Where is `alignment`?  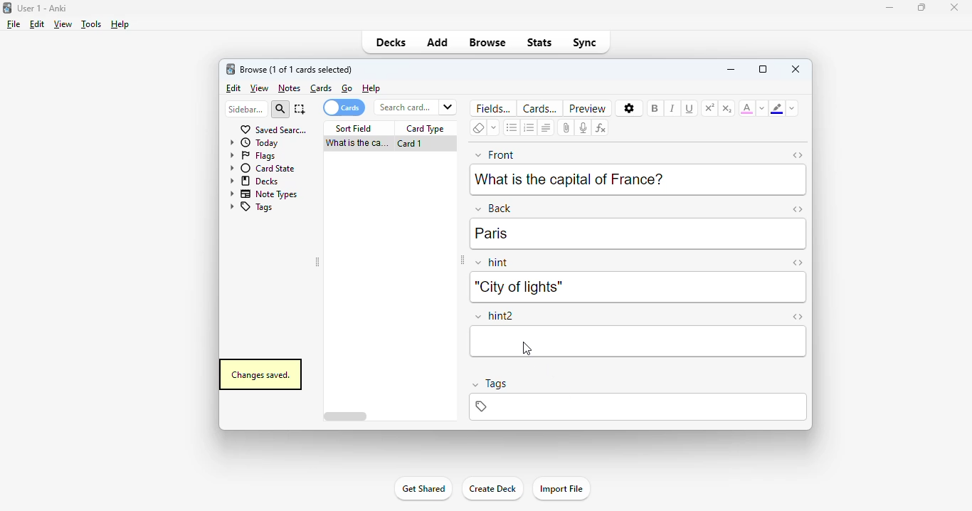
alignment is located at coordinates (546, 128).